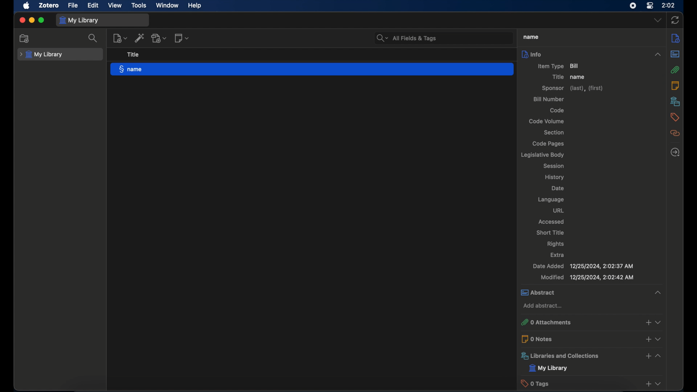 The height and width of the screenshot is (392, 697). Describe the element at coordinates (555, 177) in the screenshot. I see `history` at that location.